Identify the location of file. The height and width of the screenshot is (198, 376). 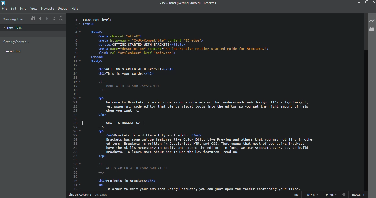
(5, 8).